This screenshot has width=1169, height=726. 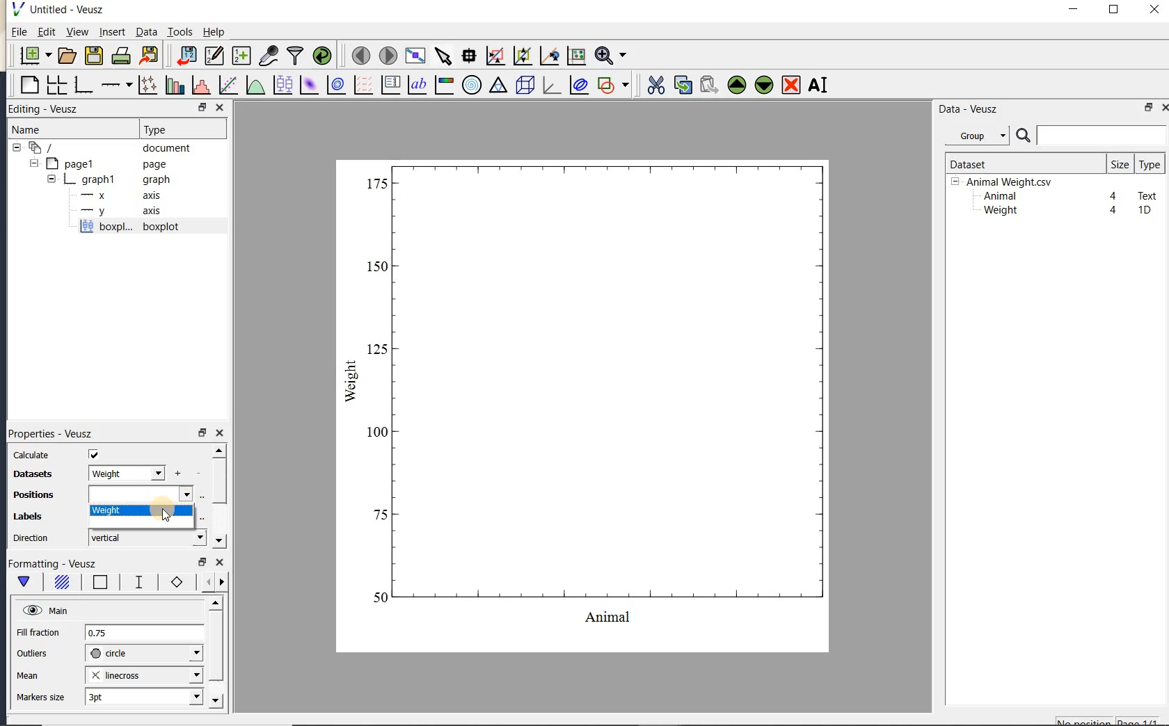 What do you see at coordinates (817, 85) in the screenshot?
I see `renames the selected widget` at bounding box center [817, 85].